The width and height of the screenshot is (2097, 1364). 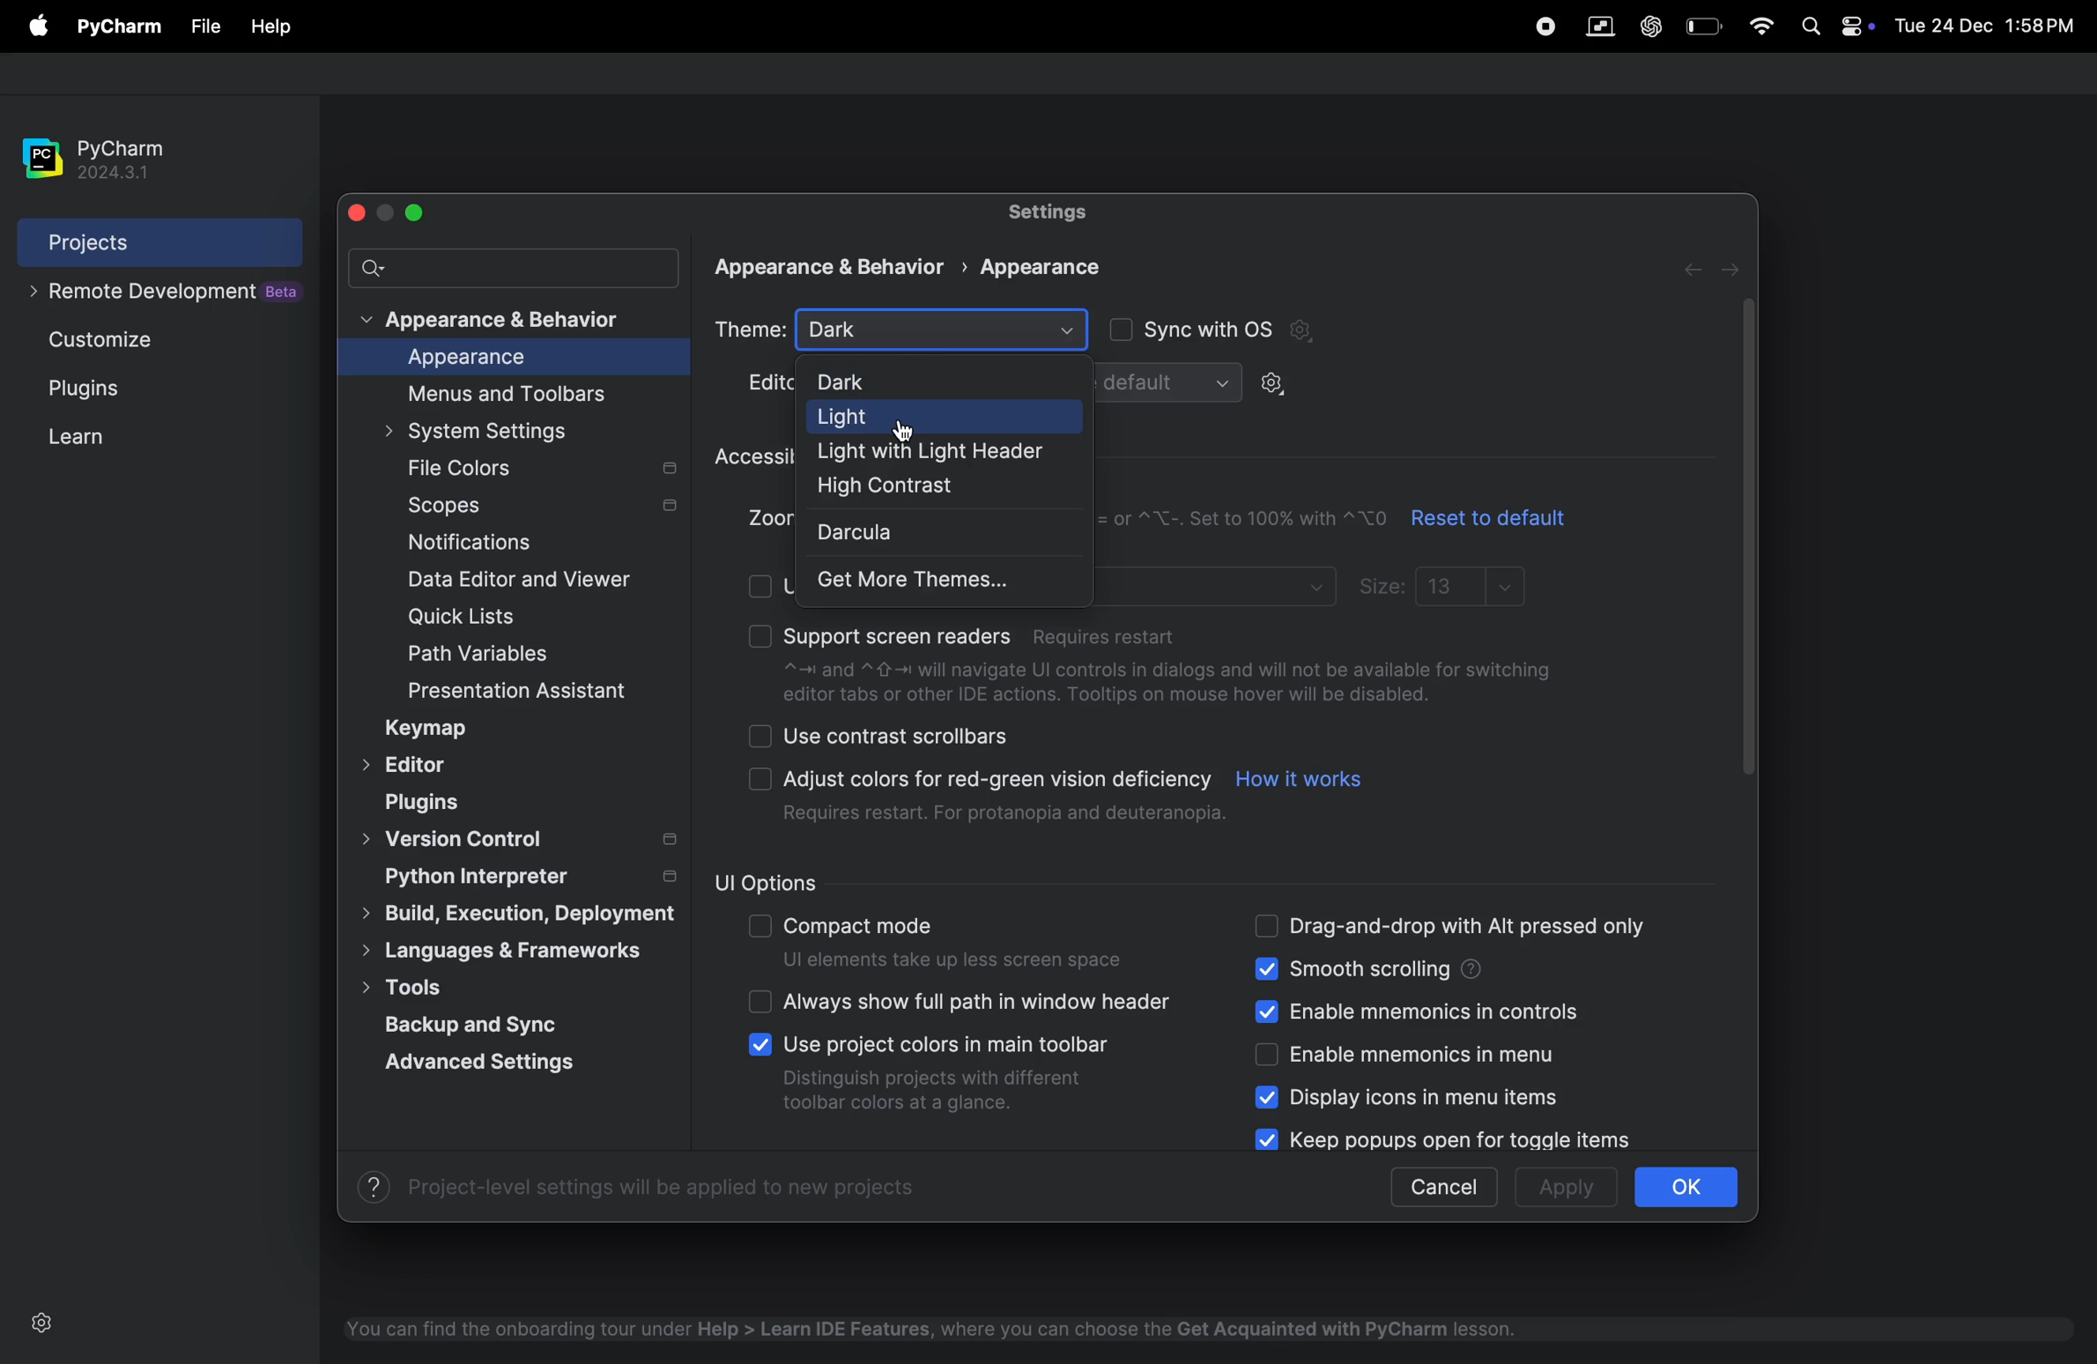 I want to click on Customize, so click(x=113, y=344).